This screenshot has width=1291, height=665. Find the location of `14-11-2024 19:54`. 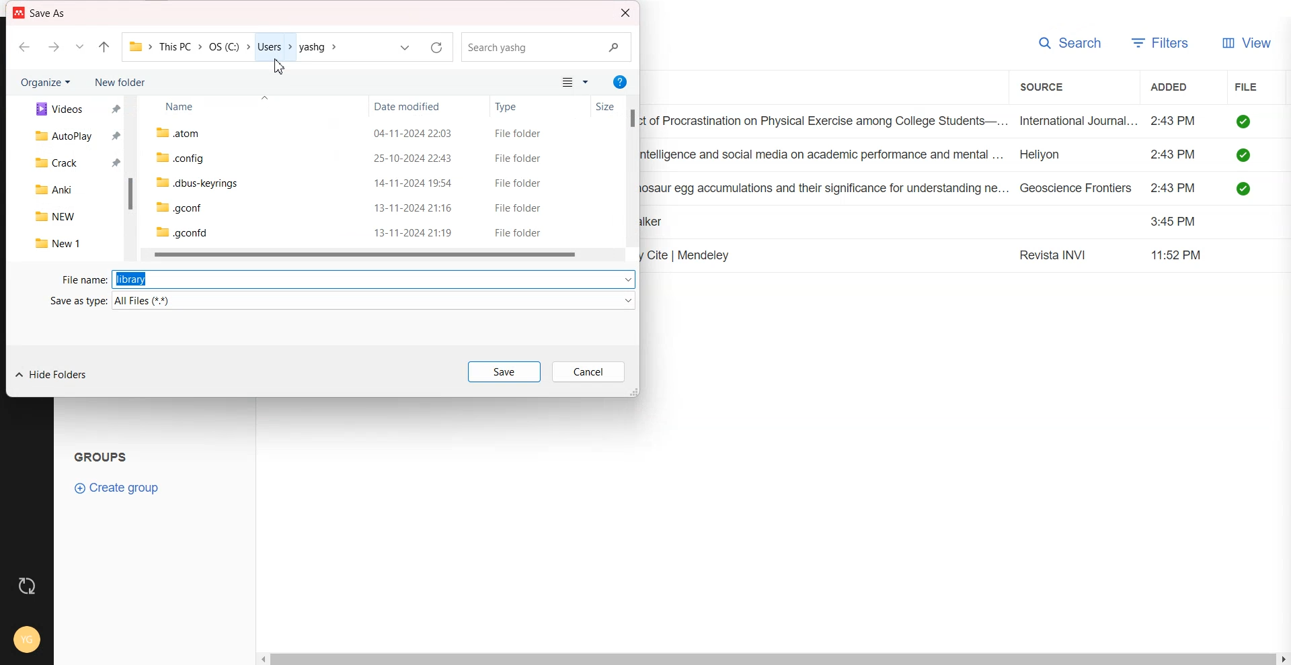

14-11-2024 19:54 is located at coordinates (417, 183).